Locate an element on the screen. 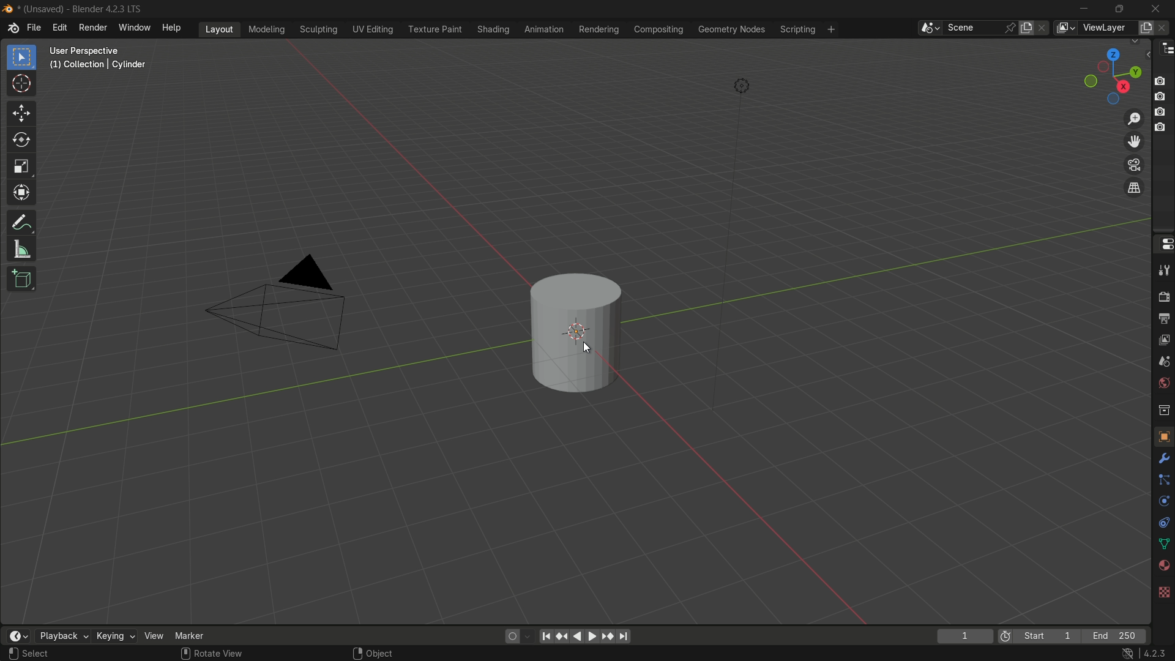  left click is located at coordinates (13, 654).